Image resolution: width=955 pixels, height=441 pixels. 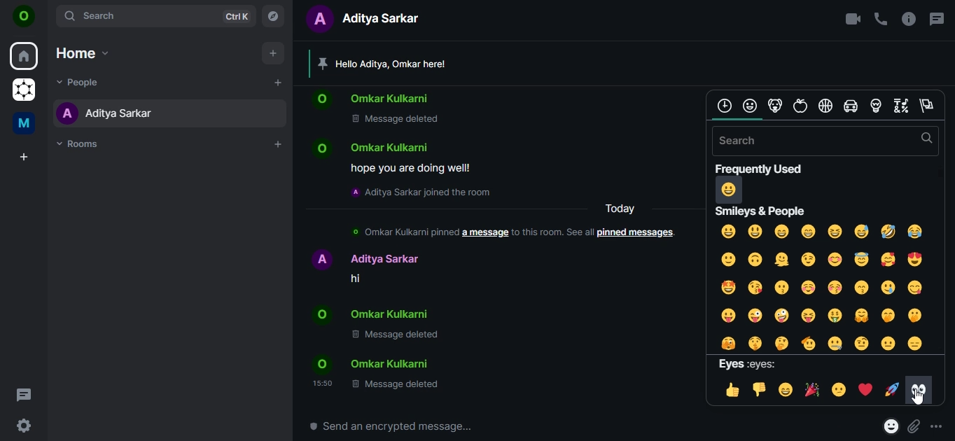 What do you see at coordinates (277, 84) in the screenshot?
I see `start chat` at bounding box center [277, 84].